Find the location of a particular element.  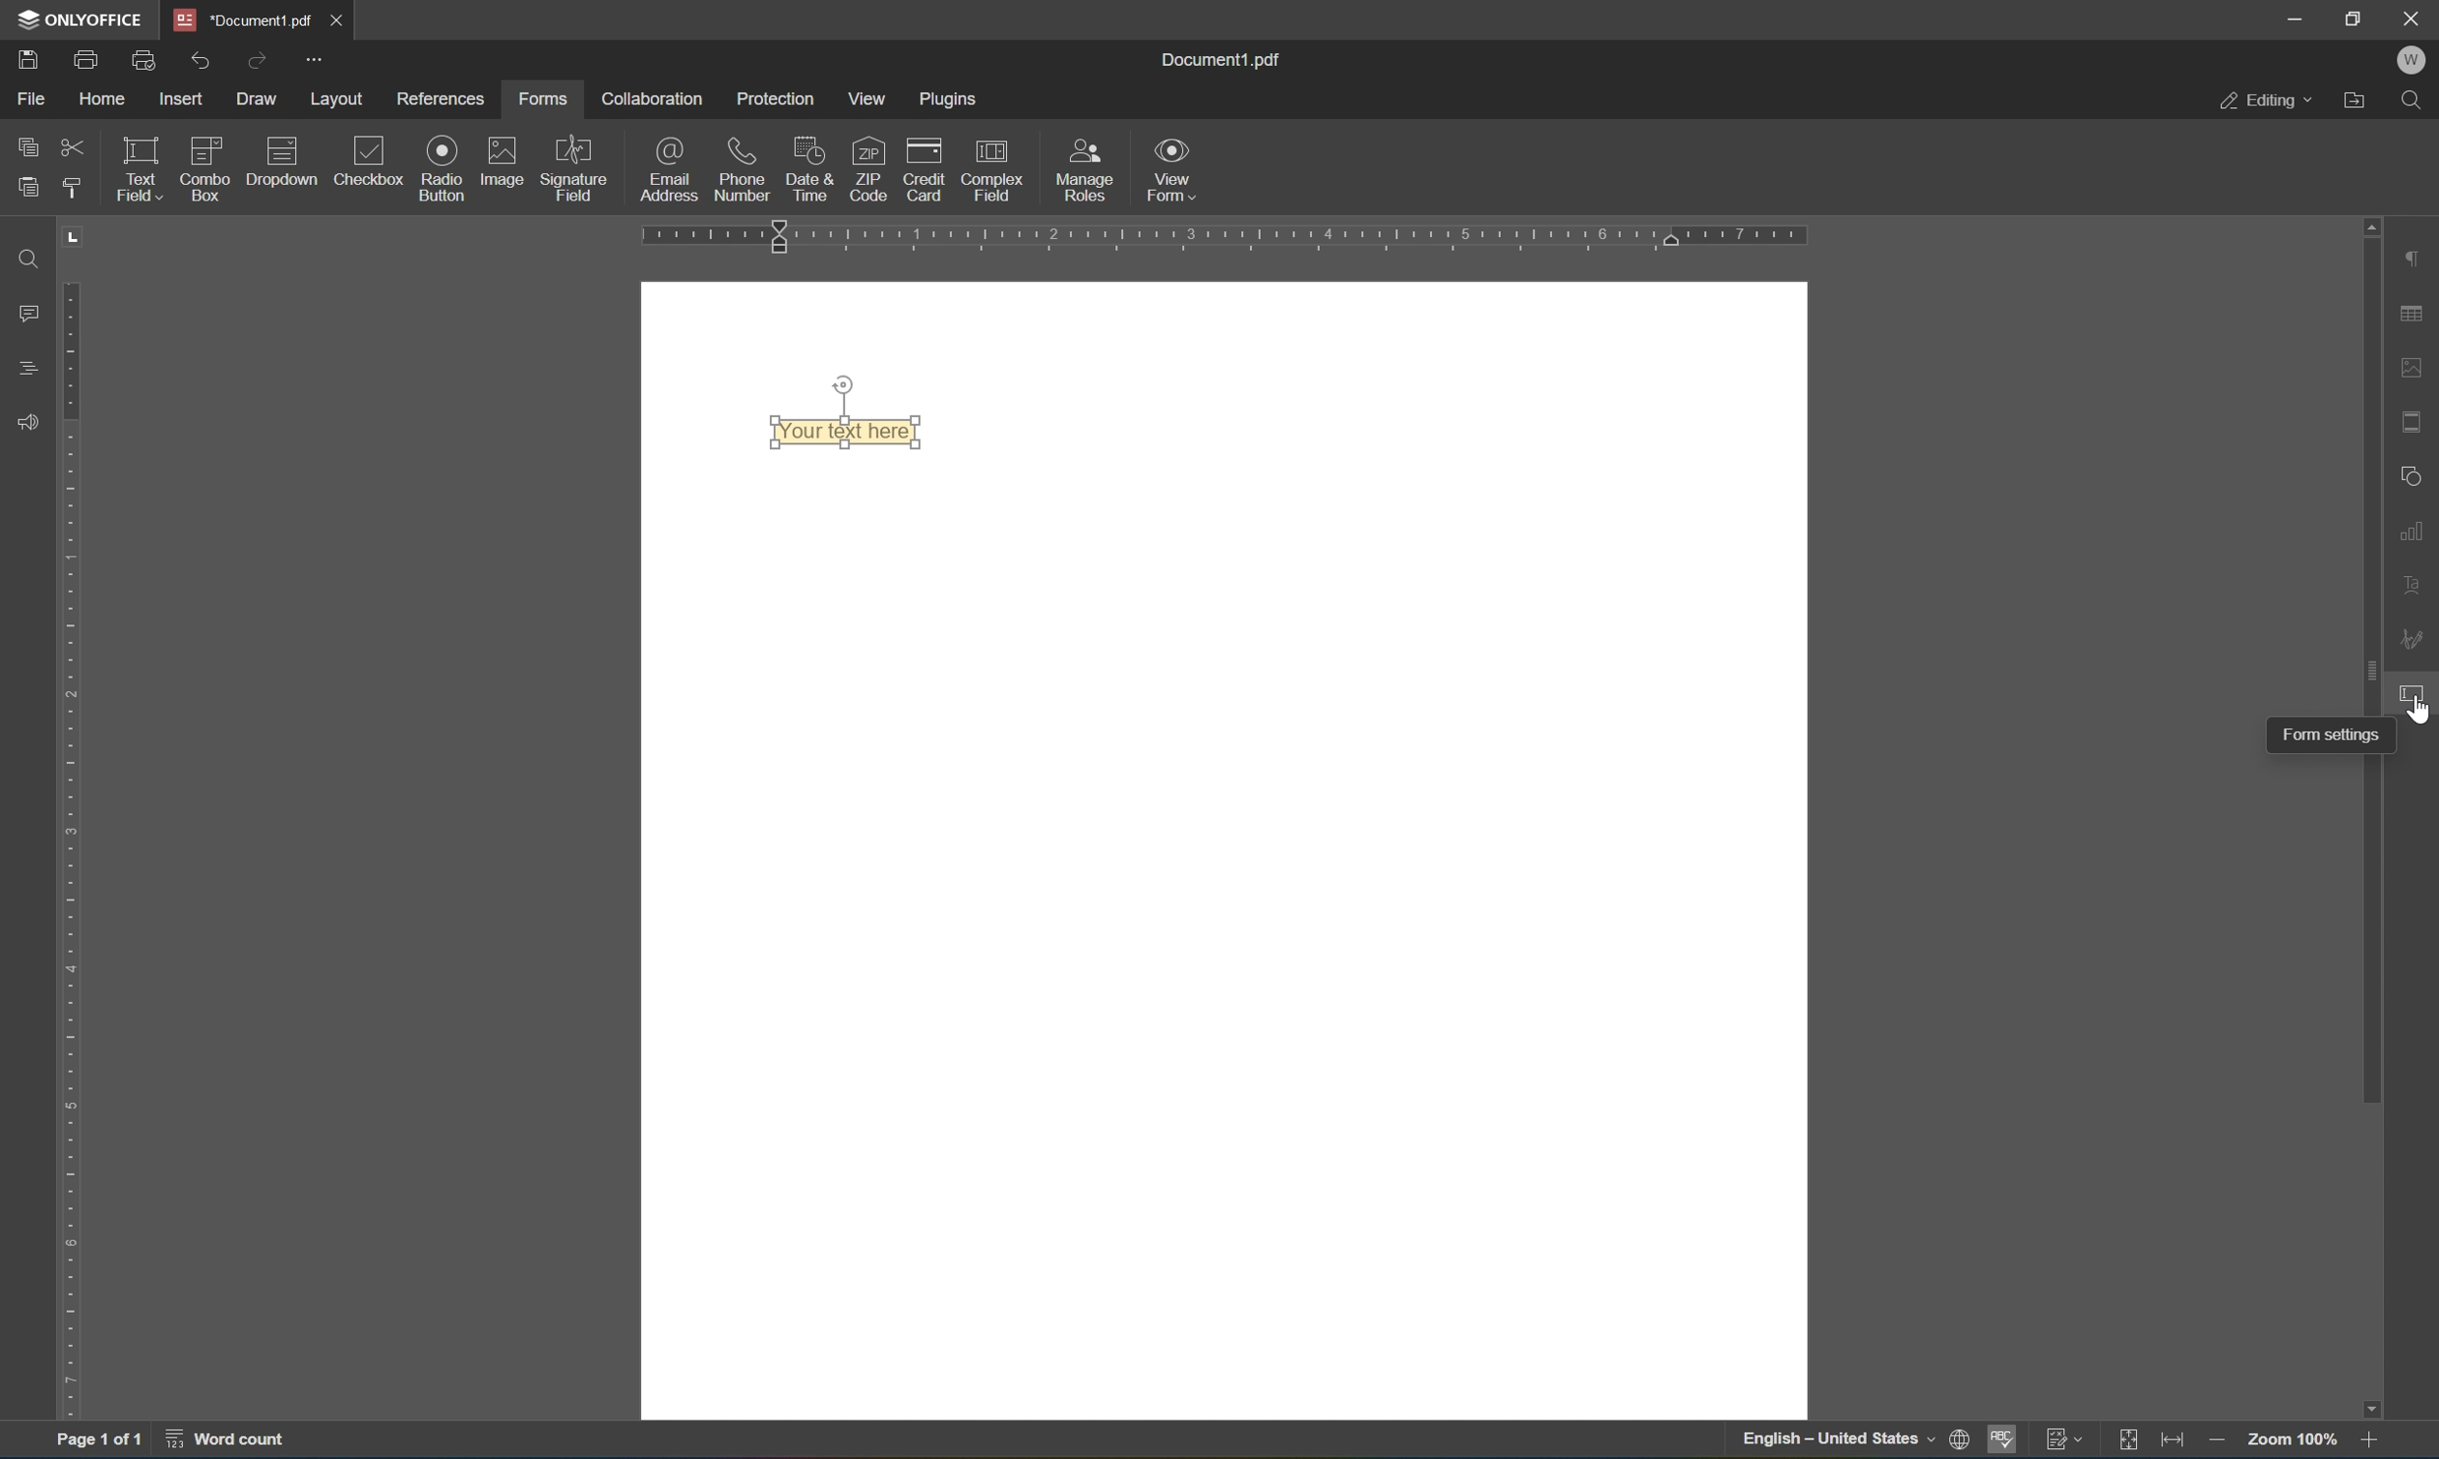

text field is located at coordinates (136, 168).